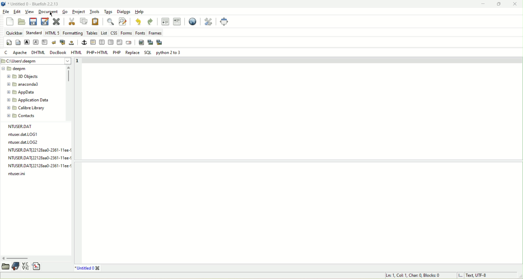 This screenshot has width=523, height=279. Describe the element at coordinates (34, 33) in the screenshot. I see `standard` at that location.